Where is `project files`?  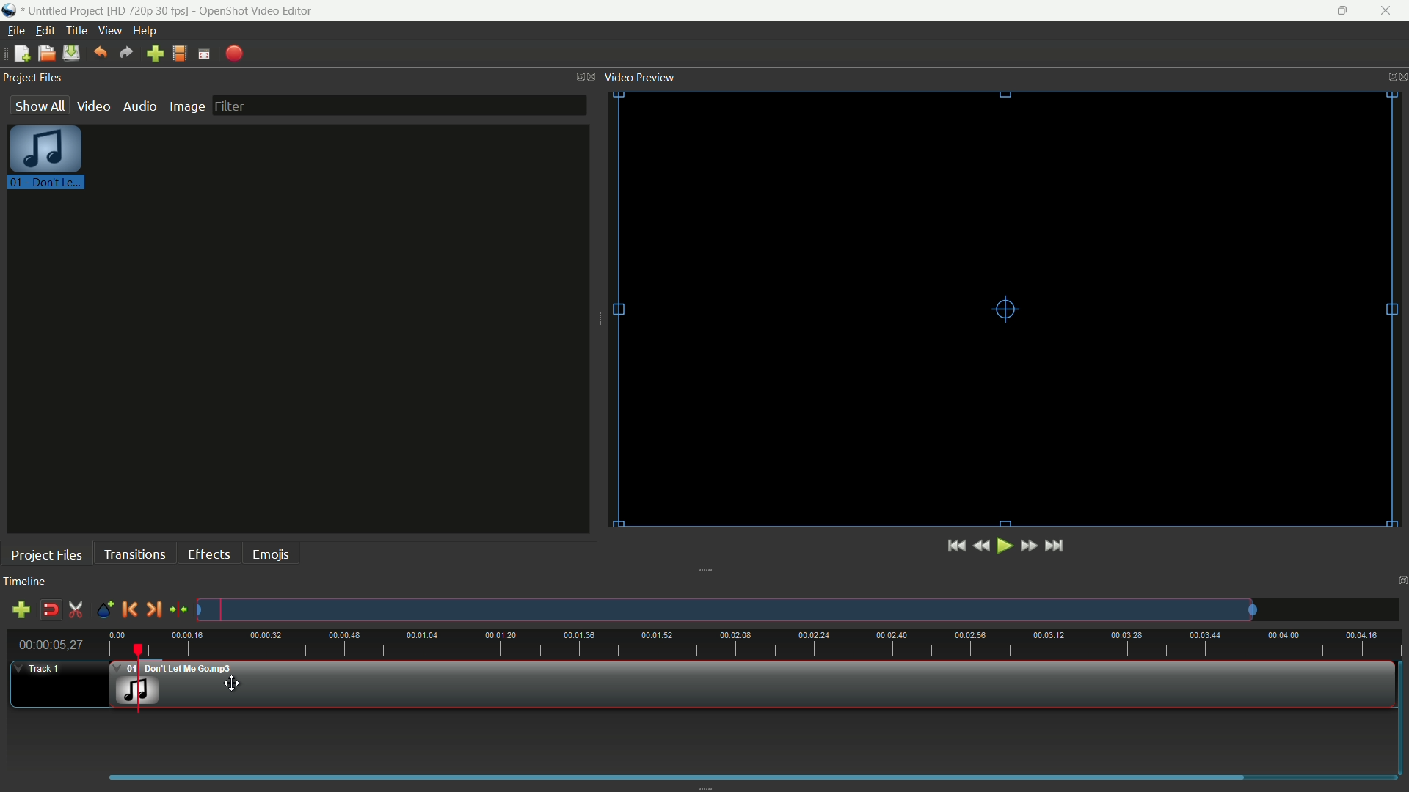 project files is located at coordinates (33, 78).